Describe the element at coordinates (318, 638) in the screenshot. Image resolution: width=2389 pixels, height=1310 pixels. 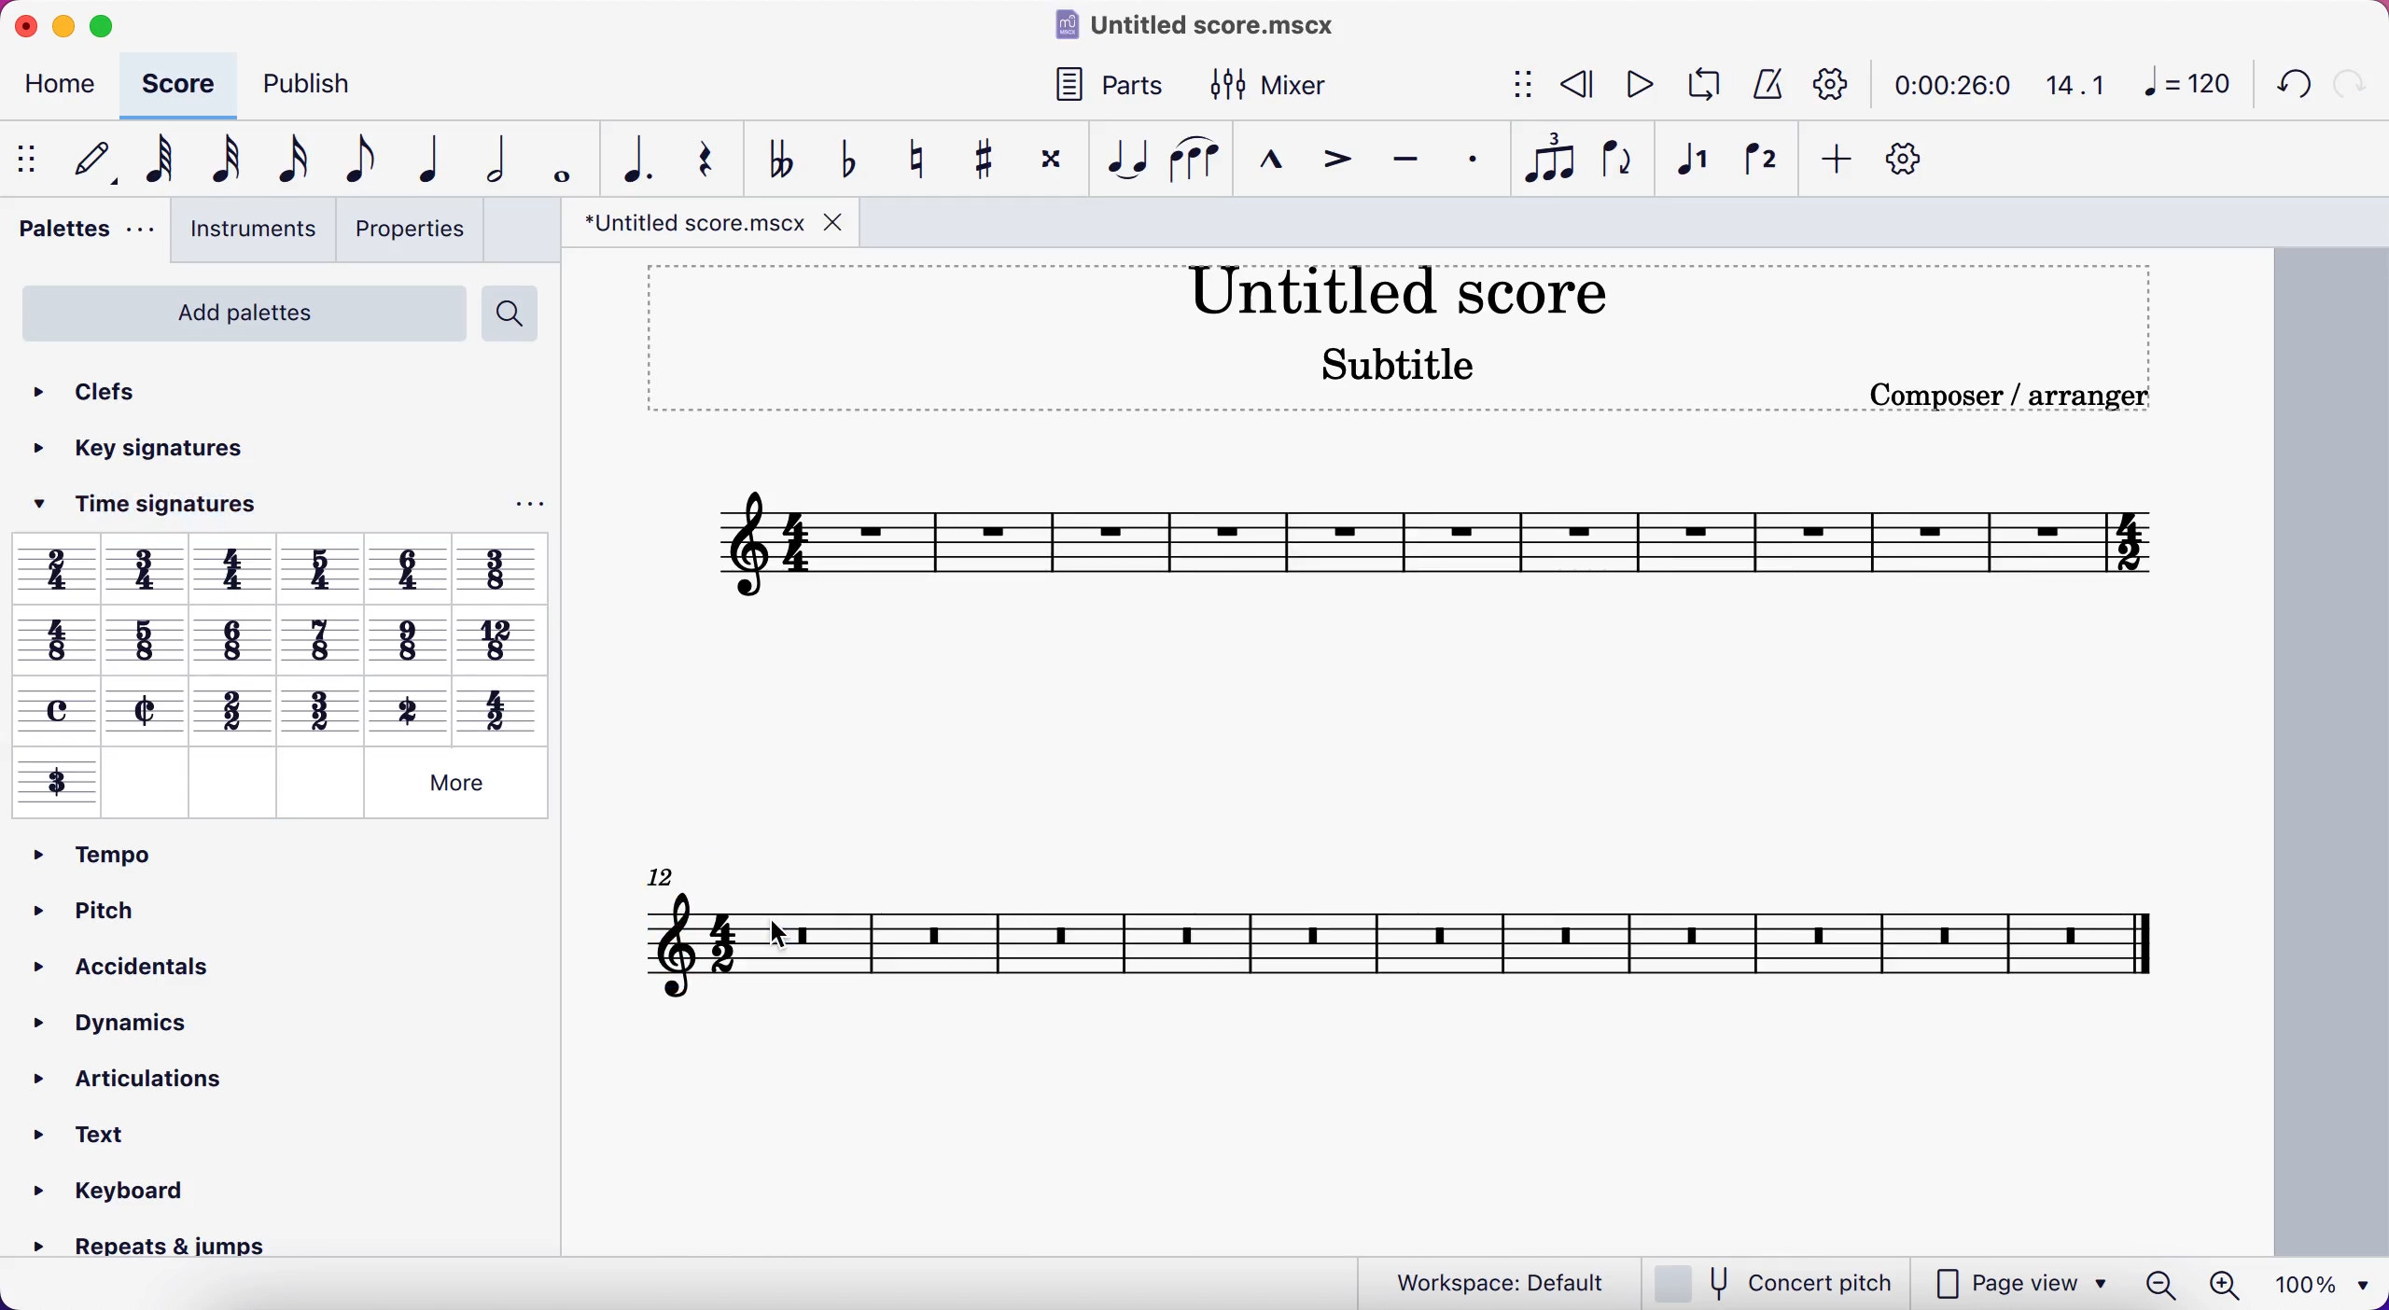
I see `` at that location.